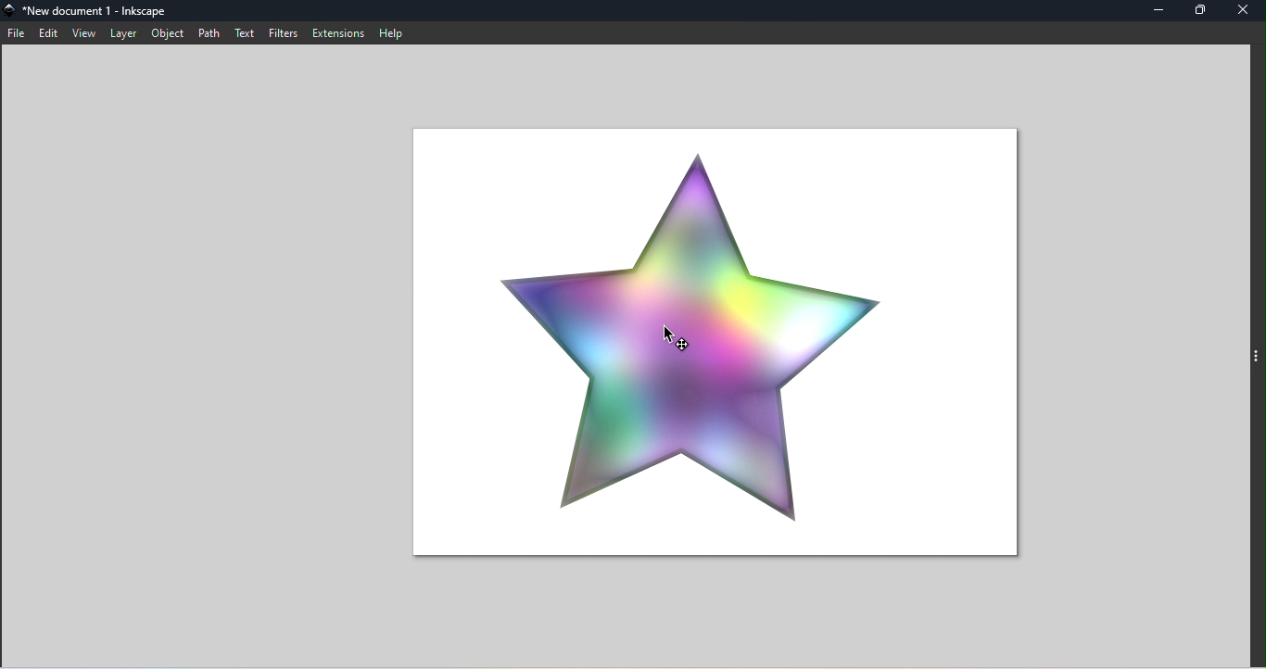 This screenshot has width=1266, height=669. What do you see at coordinates (86, 34) in the screenshot?
I see `View` at bounding box center [86, 34].